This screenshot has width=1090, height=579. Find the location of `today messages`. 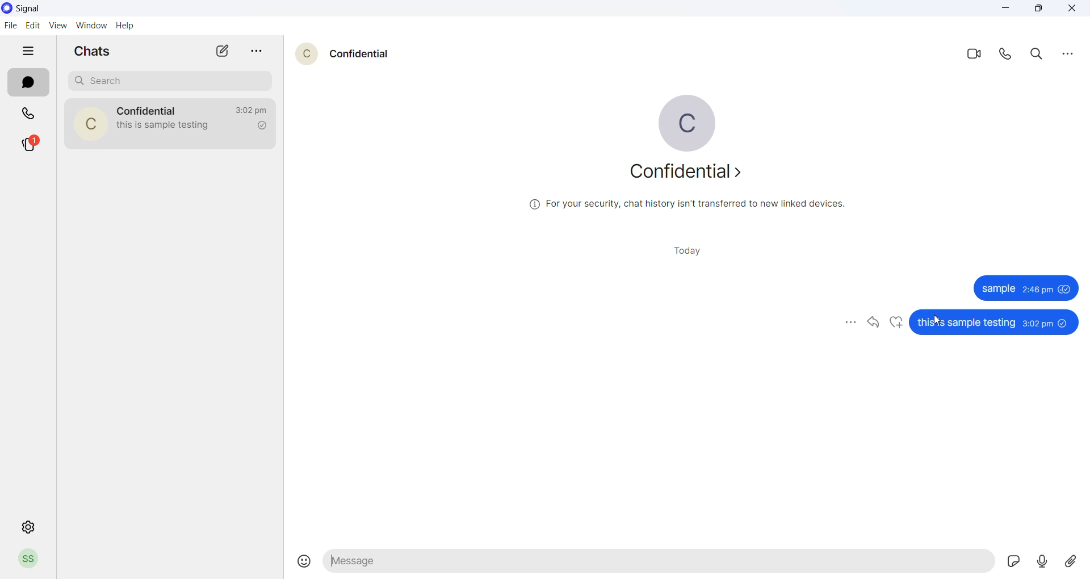

today messages is located at coordinates (687, 251).